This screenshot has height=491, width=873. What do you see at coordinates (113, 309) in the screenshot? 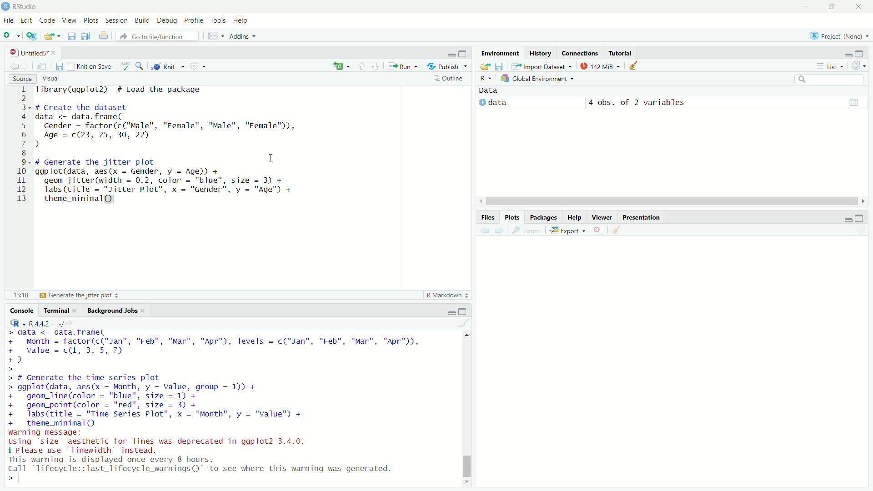
I see `background jobs` at bounding box center [113, 309].